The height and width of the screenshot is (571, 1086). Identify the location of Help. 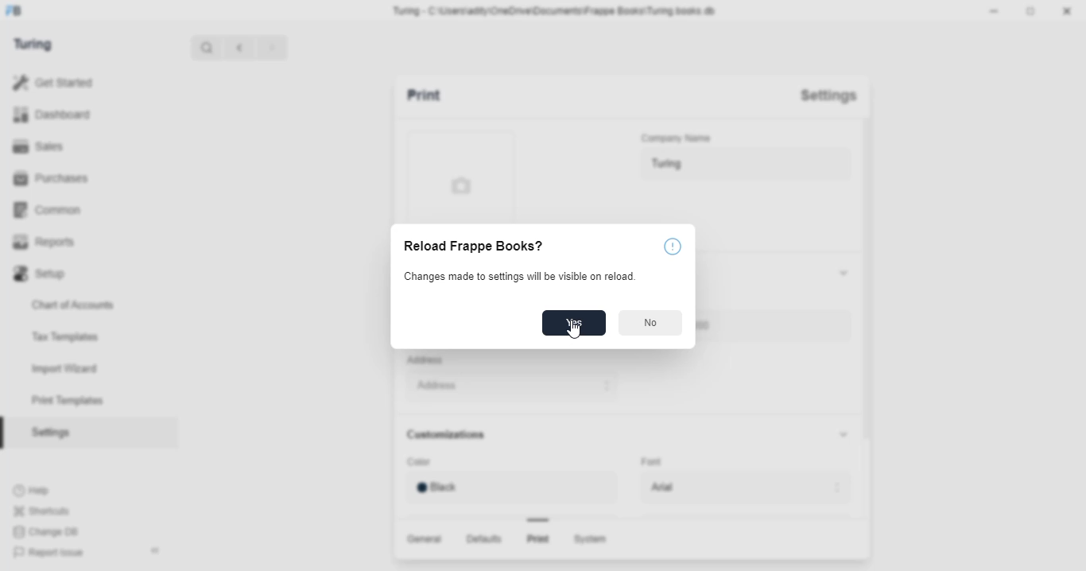
(43, 490).